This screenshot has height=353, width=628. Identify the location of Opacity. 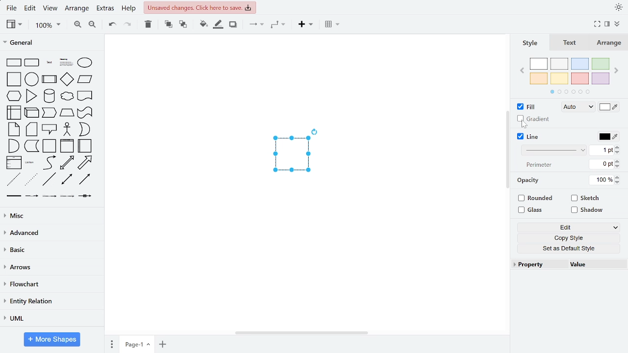
(528, 181).